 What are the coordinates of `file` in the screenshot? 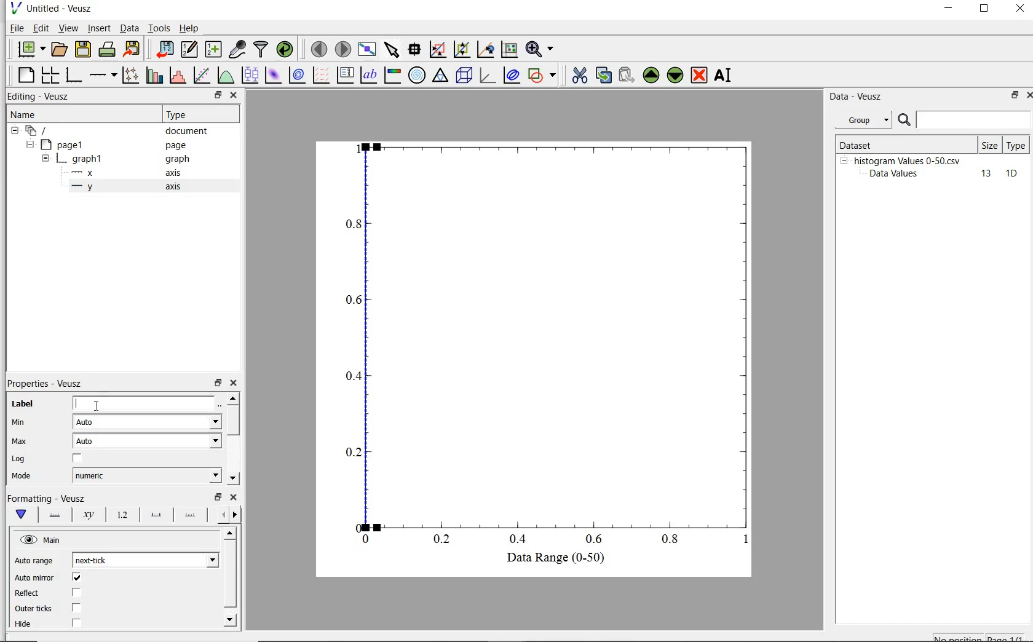 It's located at (16, 28).